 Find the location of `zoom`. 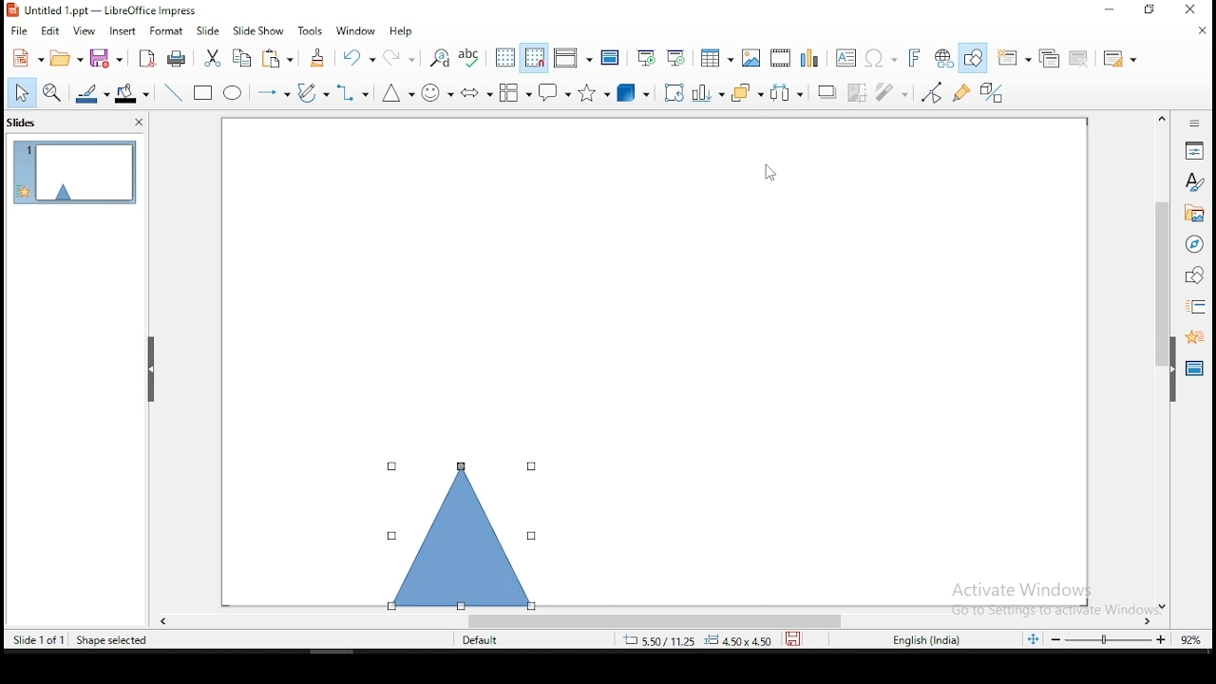

zoom is located at coordinates (1132, 644).